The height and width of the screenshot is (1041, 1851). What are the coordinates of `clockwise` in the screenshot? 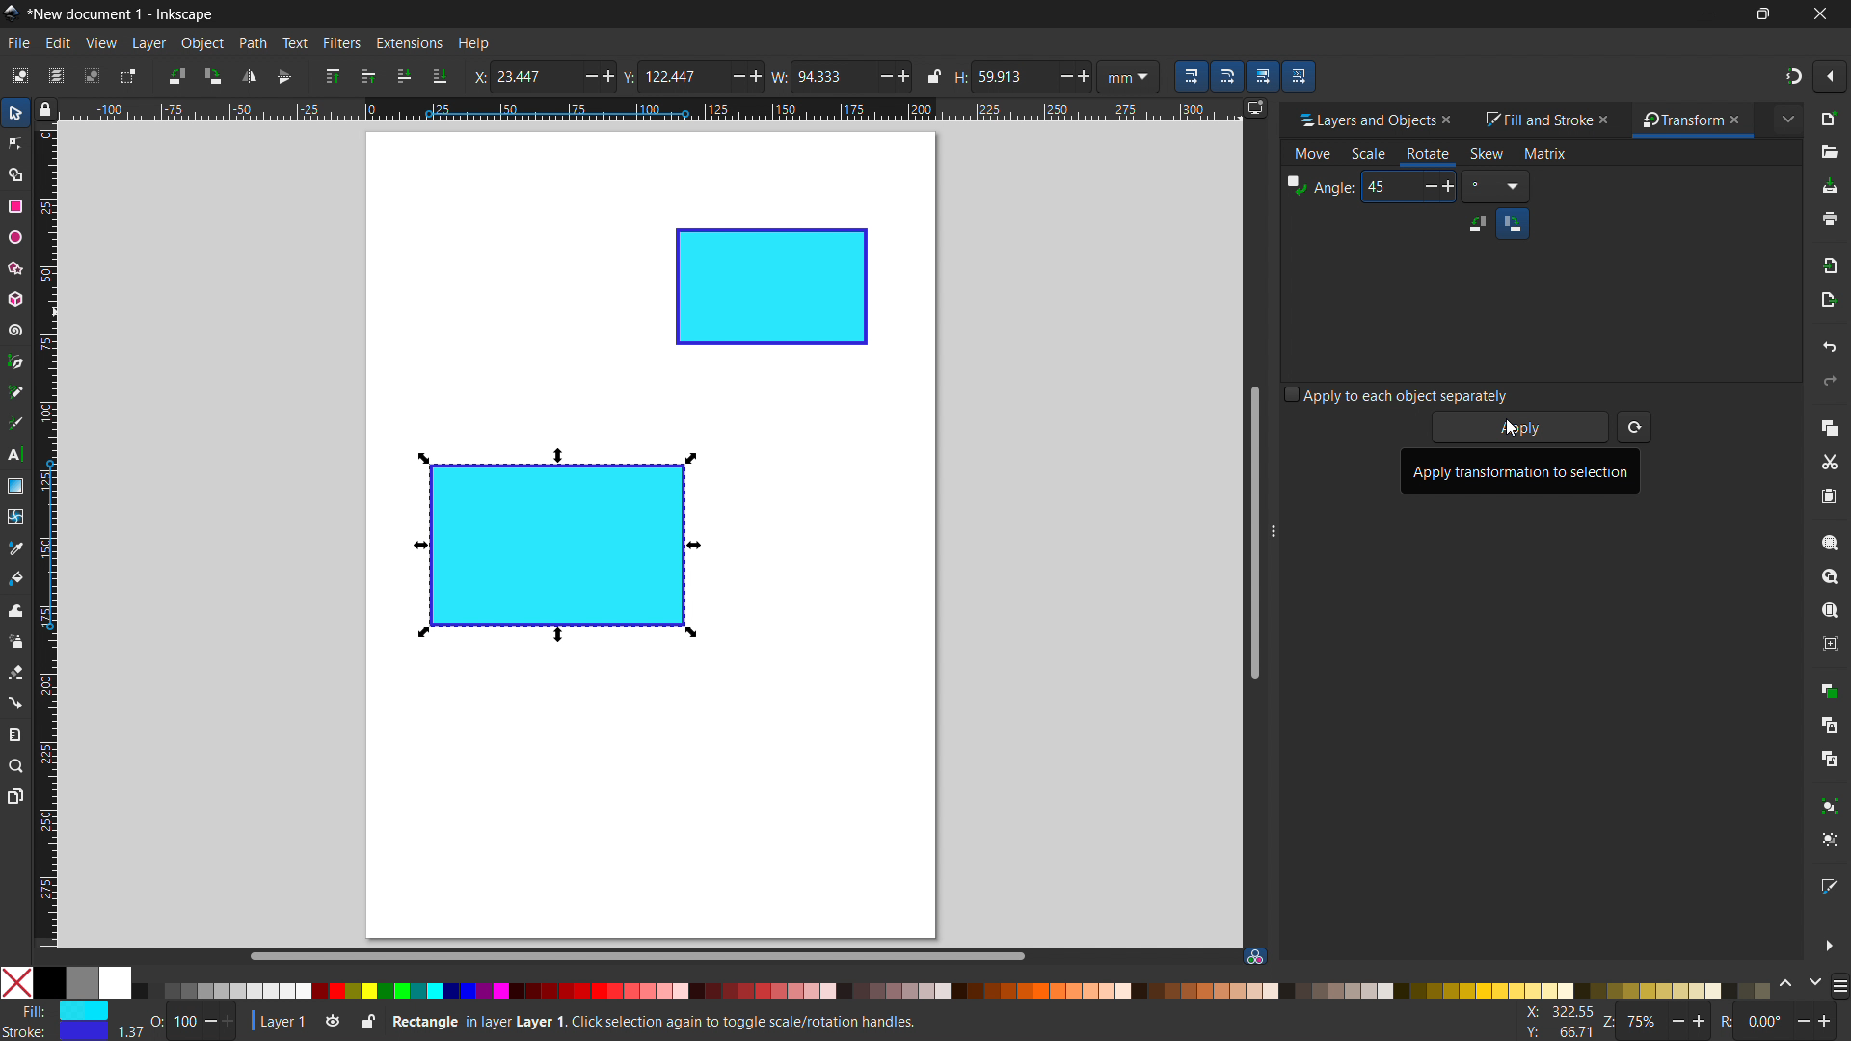 It's located at (1513, 223).